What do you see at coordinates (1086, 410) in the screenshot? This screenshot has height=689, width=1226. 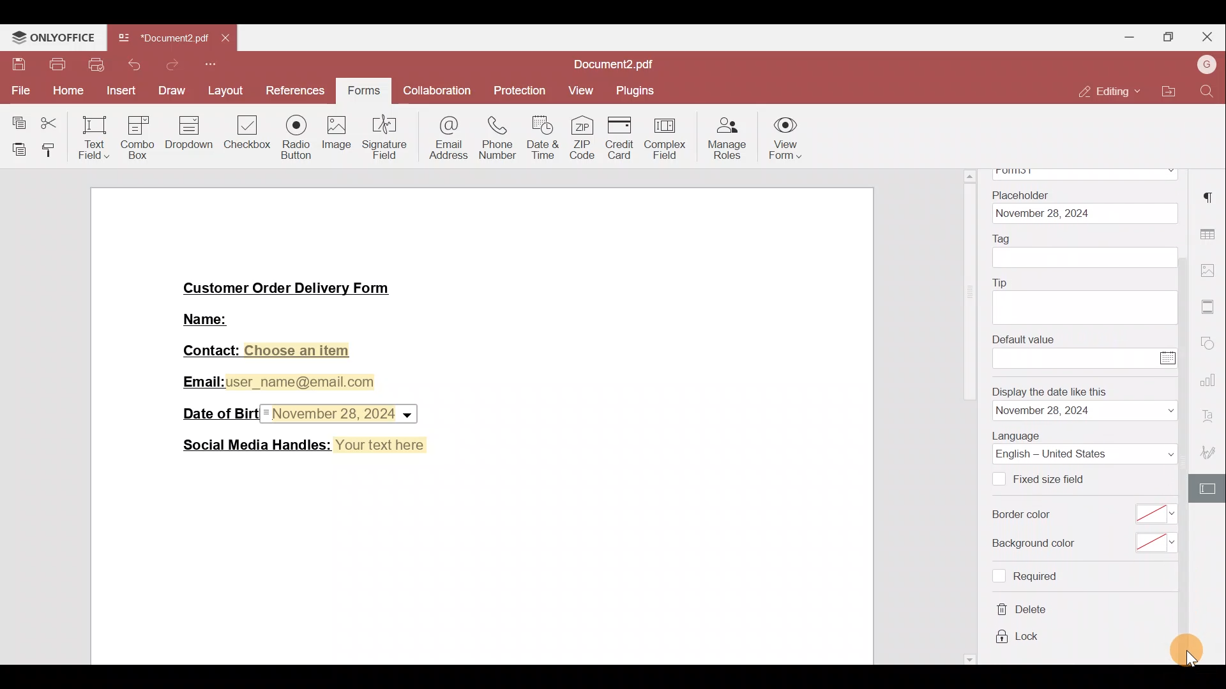 I see `date format` at bounding box center [1086, 410].